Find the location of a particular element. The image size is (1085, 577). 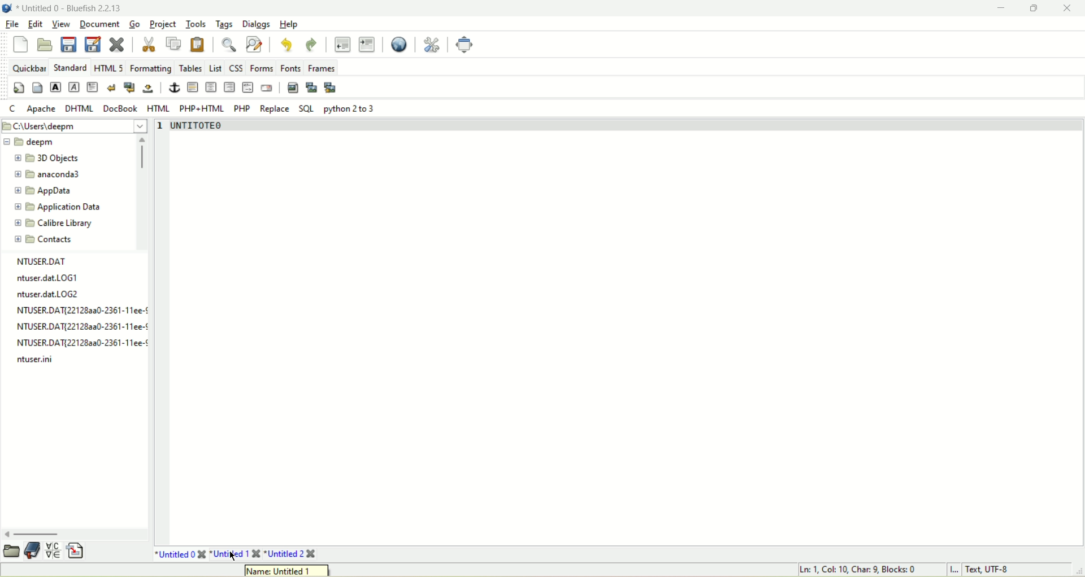

log is located at coordinates (84, 343).